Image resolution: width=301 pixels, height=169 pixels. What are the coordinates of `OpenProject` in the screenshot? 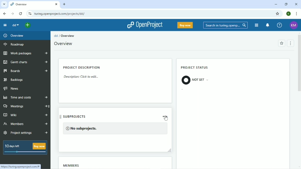 It's located at (144, 25).